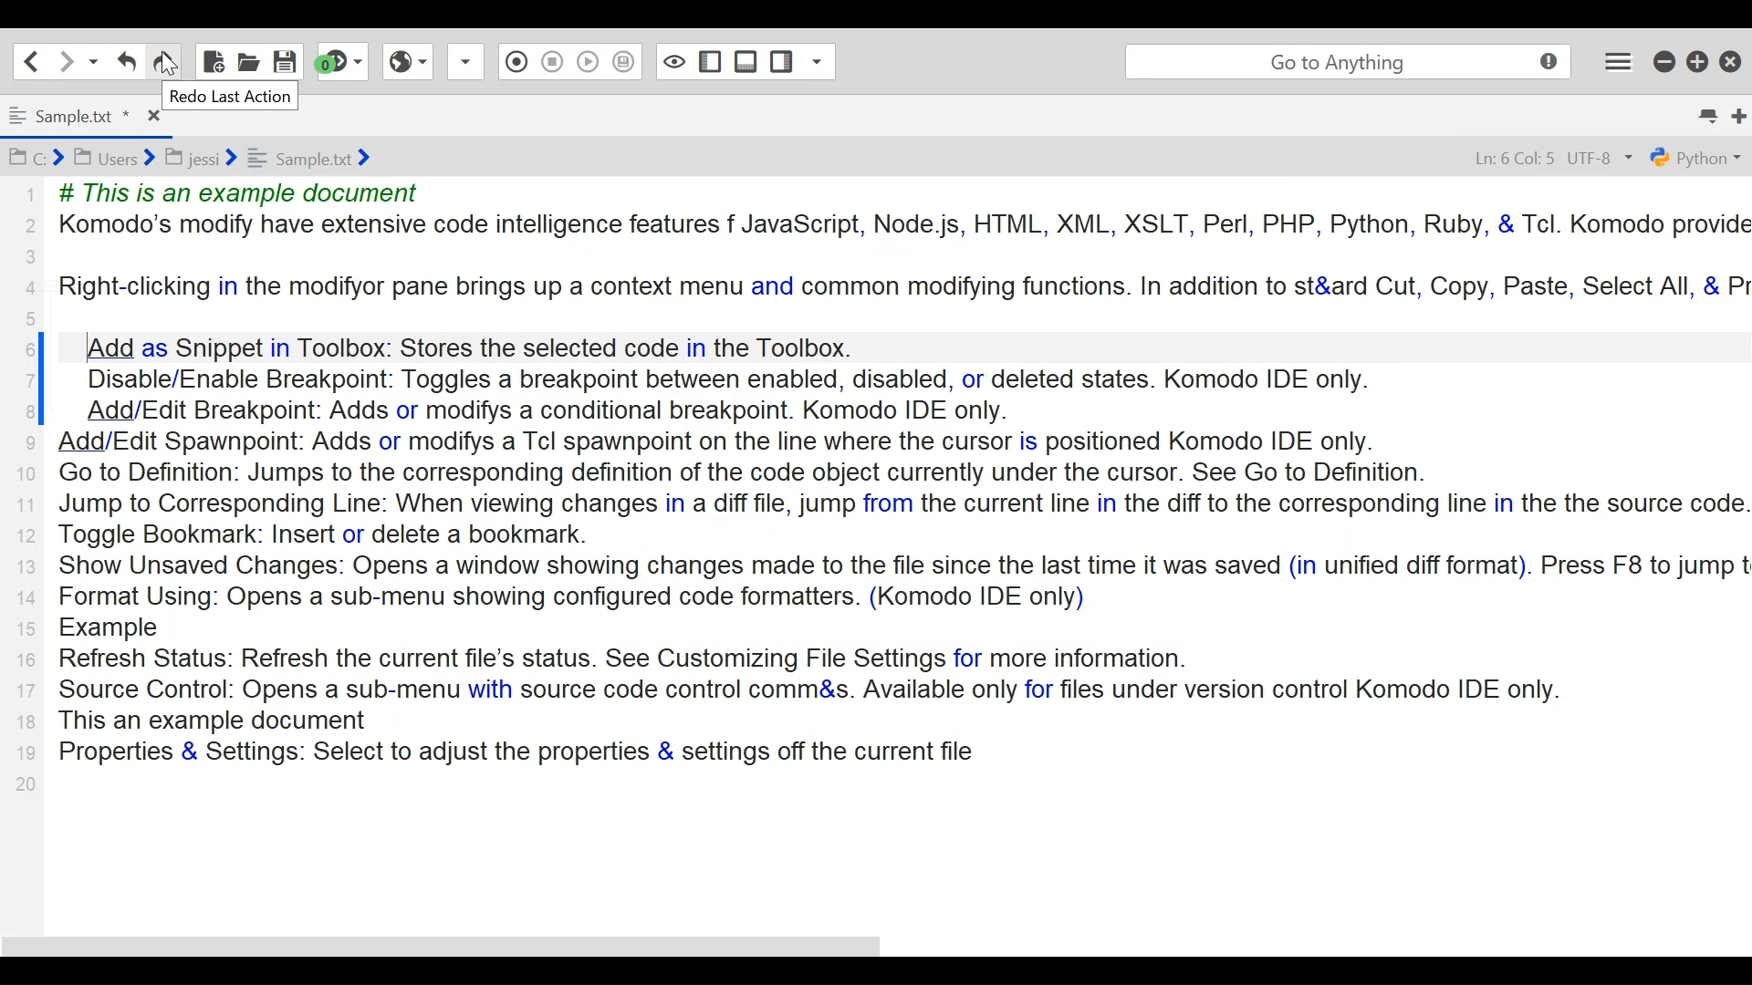 The width and height of the screenshot is (1752, 985). Describe the element at coordinates (905, 486) in the screenshot. I see `Text Entry Pane` at that location.